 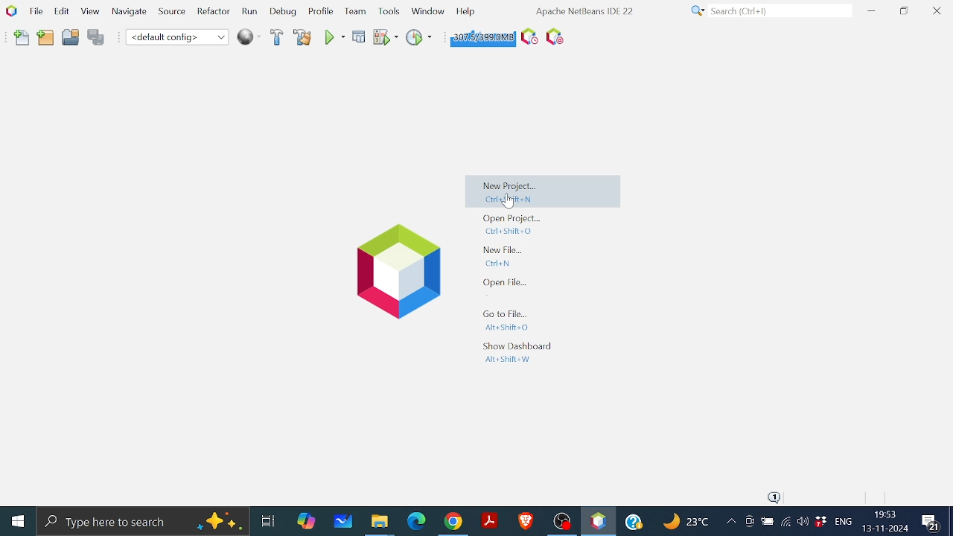 What do you see at coordinates (46, 39) in the screenshot?
I see `Add folder` at bounding box center [46, 39].